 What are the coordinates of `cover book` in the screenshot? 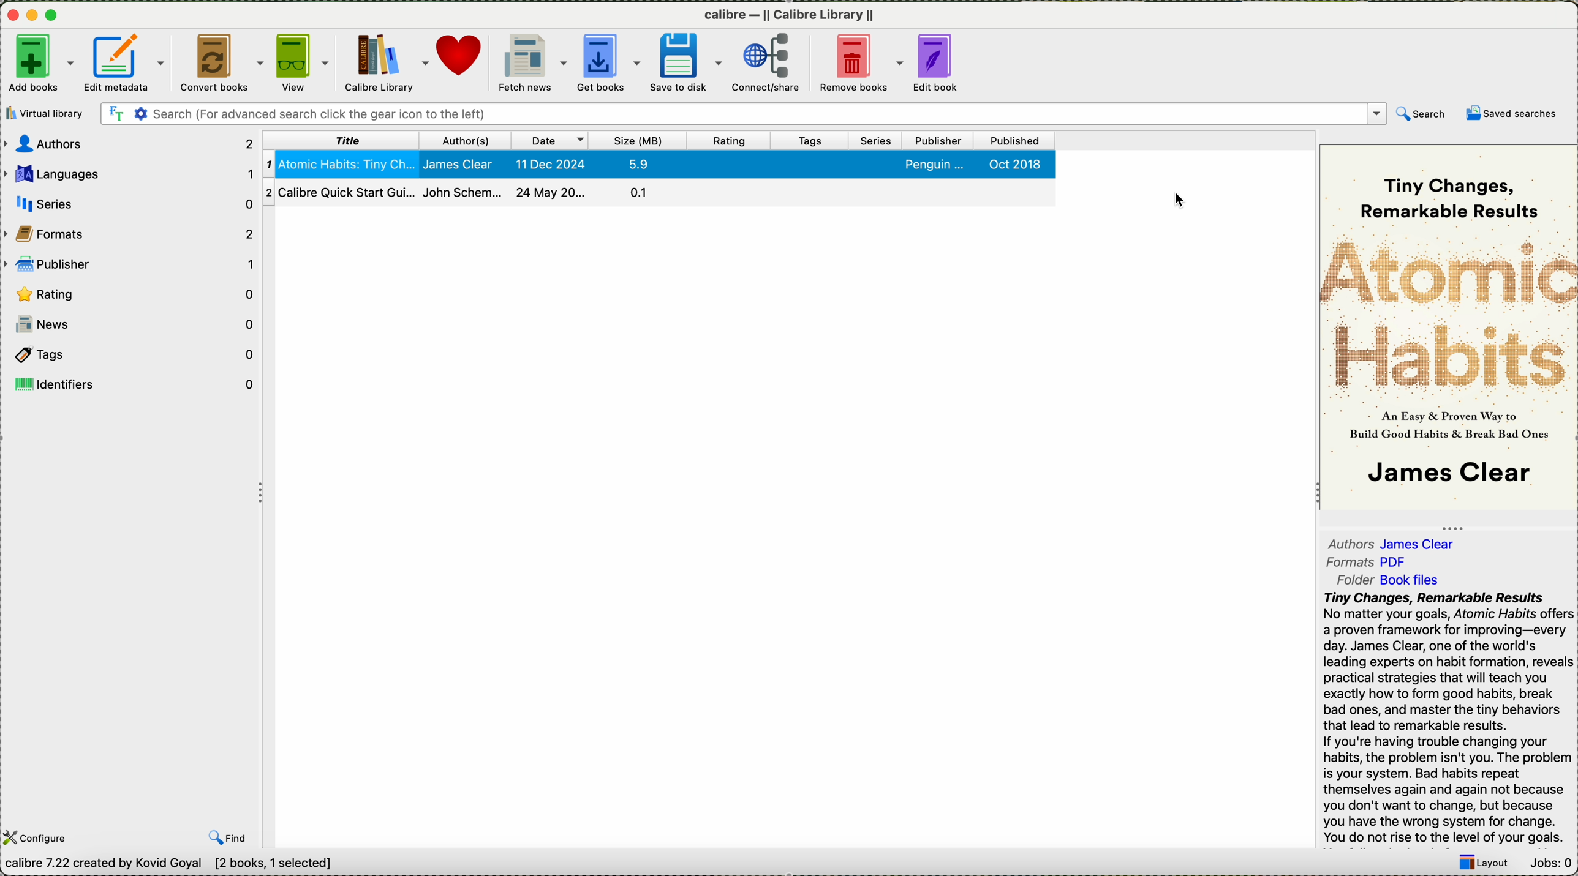 It's located at (1444, 329).